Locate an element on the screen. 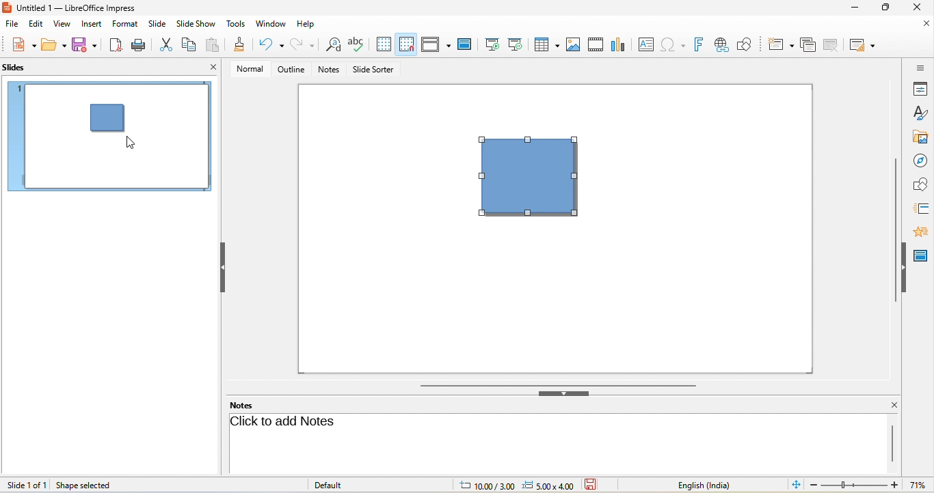  display view is located at coordinates (436, 44).